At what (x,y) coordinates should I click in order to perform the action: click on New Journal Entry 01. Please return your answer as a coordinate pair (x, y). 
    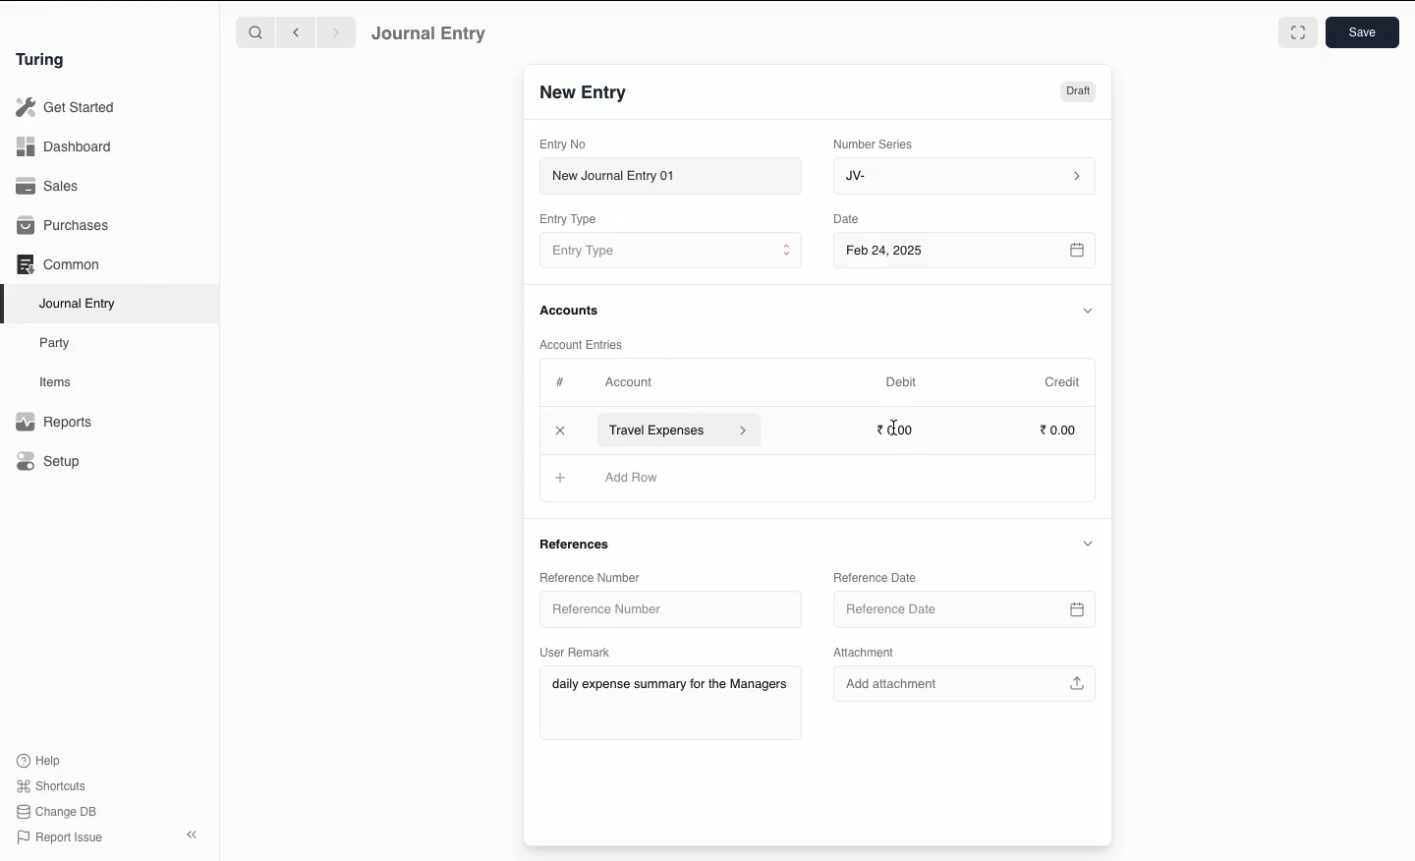
    Looking at the image, I should click on (669, 175).